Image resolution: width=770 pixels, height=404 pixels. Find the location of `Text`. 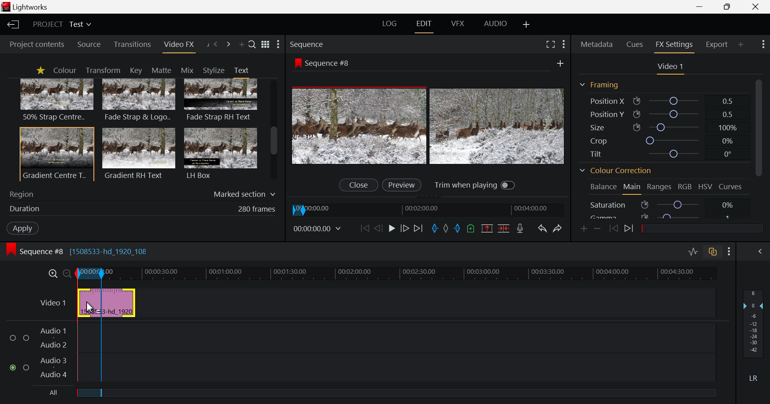

Text is located at coordinates (241, 70).